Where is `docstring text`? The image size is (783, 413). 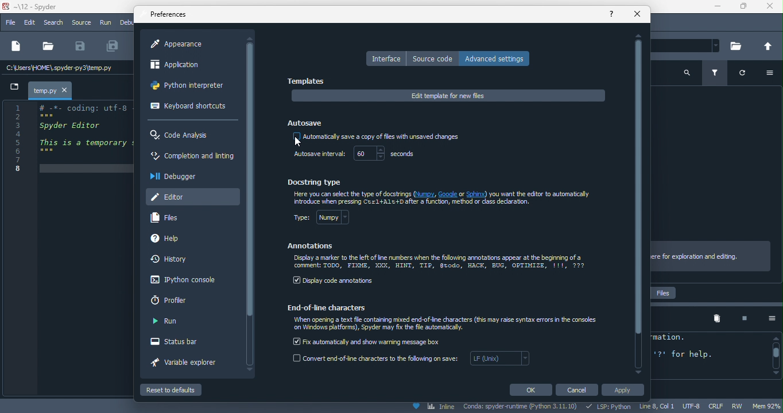
docstring text is located at coordinates (445, 198).